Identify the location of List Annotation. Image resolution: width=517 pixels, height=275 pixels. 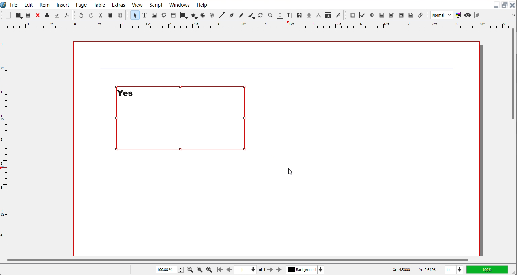
(420, 15).